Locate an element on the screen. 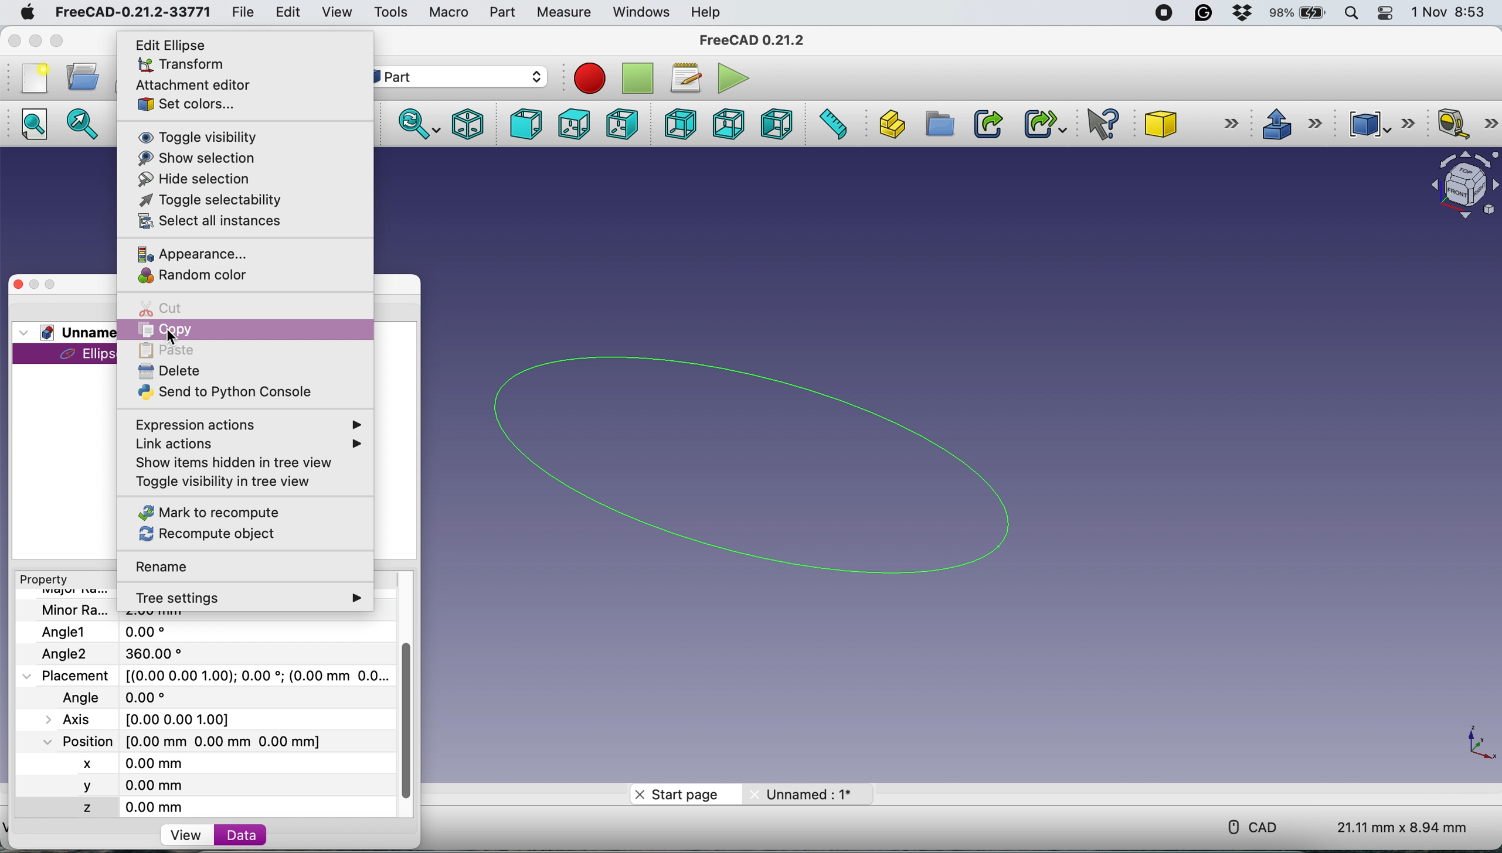 Image resolution: width=1502 pixels, height=853 pixels. cut is located at coordinates (161, 307).